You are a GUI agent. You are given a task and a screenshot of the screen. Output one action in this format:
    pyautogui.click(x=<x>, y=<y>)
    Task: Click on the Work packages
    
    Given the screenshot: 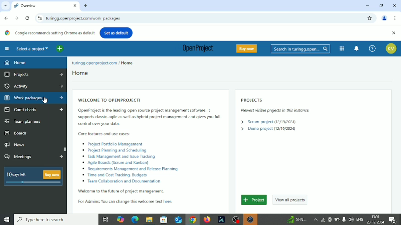 What is the action you would take?
    pyautogui.click(x=33, y=98)
    